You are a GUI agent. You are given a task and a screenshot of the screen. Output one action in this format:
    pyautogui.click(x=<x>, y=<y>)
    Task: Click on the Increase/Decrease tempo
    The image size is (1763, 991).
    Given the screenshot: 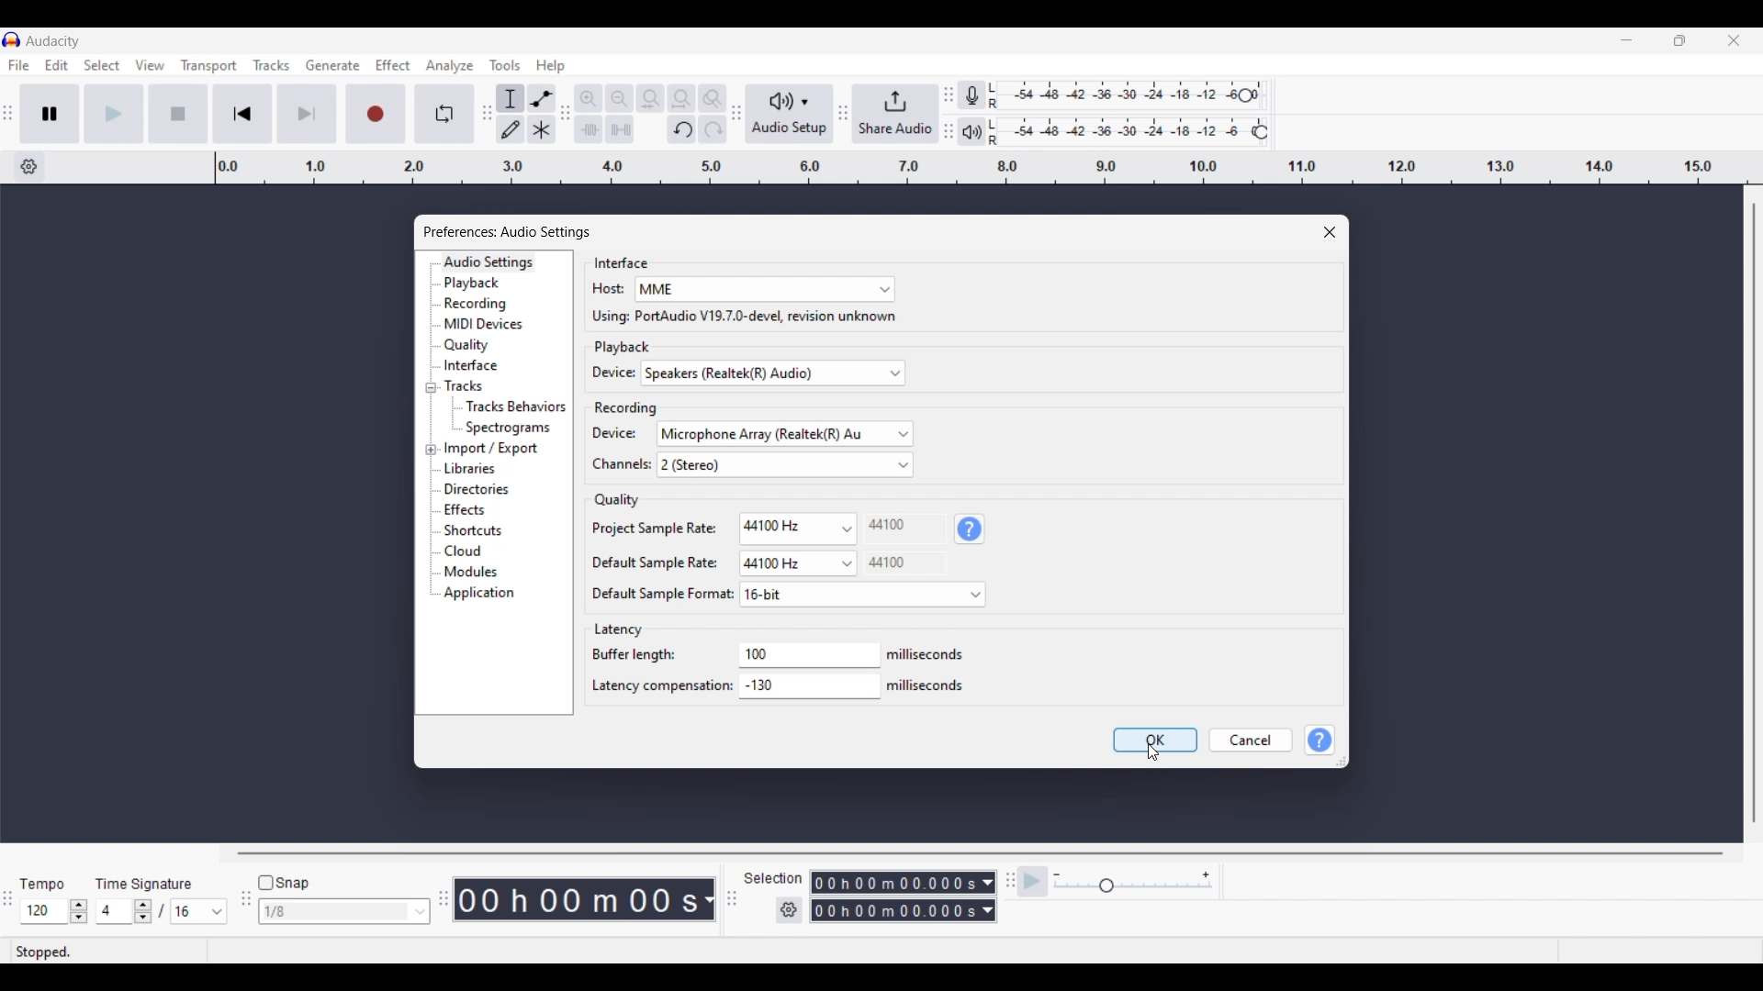 What is the action you would take?
    pyautogui.click(x=79, y=911)
    